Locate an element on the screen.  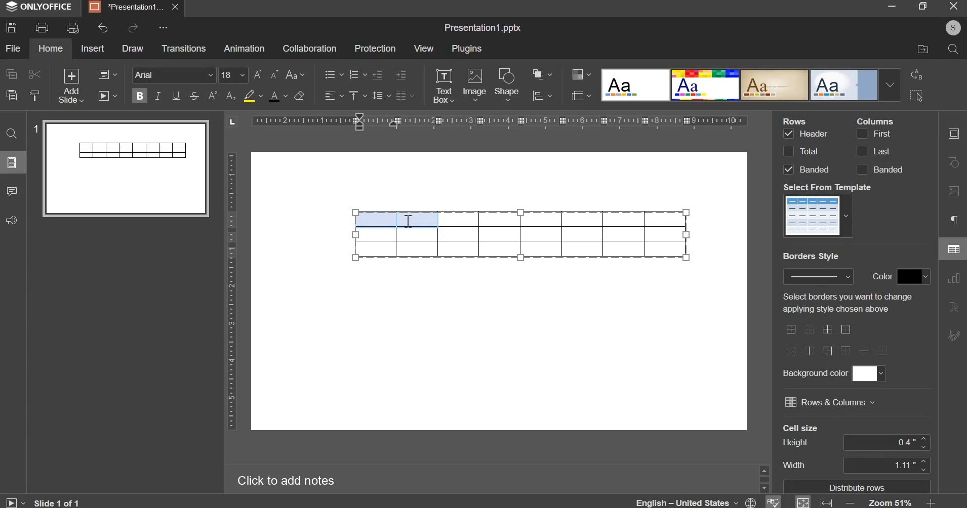
collaboration is located at coordinates (309, 48).